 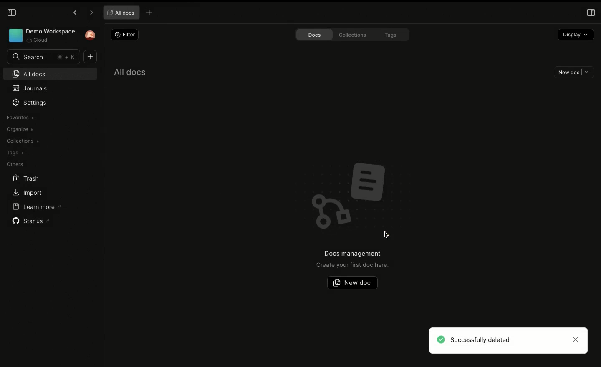 What do you see at coordinates (352, 282) in the screenshot?
I see `New doc` at bounding box center [352, 282].